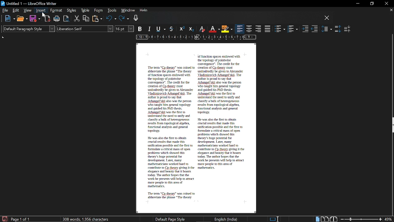  I want to click on Superscript, so click(181, 29).